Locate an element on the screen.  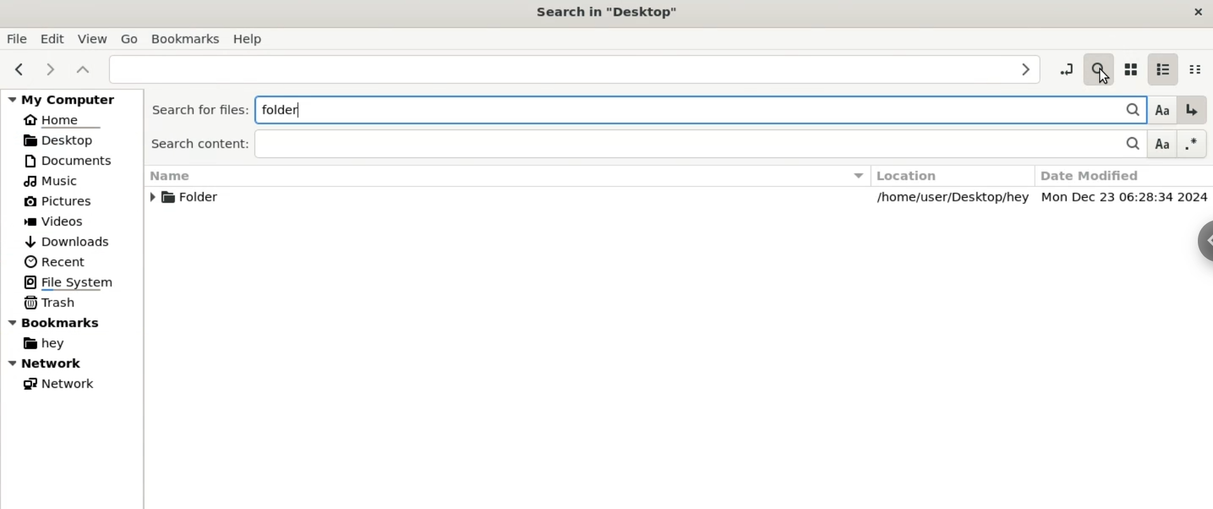
Date Modified is located at coordinates (1119, 175).